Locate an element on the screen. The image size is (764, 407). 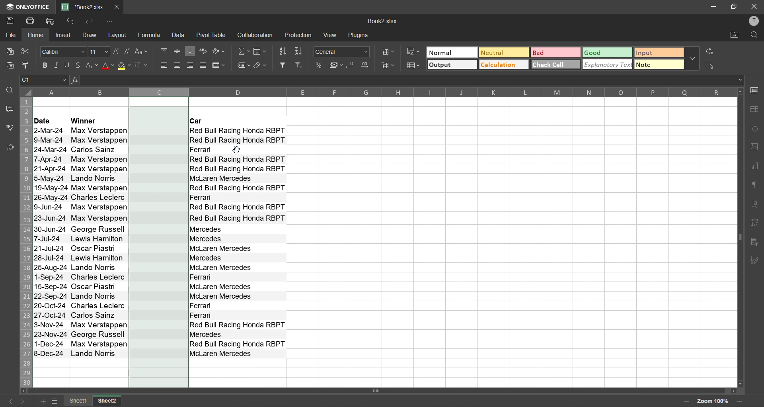
Max Verstappen
Max Verstappen
Carlos Sainz
Max Verstappen
Max Verstappen
Lando Norris
Max Verstappen
Charles Leclerc
Max Verstappen
Max Verstappen
George Russell
Lewis Hamilton
Oscar Piastri
Lewis Hamilton
Lando Norris
Charles Leclerc
Oscar Piastri
Lando Norris
Charles Leclerc
Carlos Sainz
Max Verstappen
George Russell
Max Verstappen
Lando Norris is located at coordinates (99, 242).